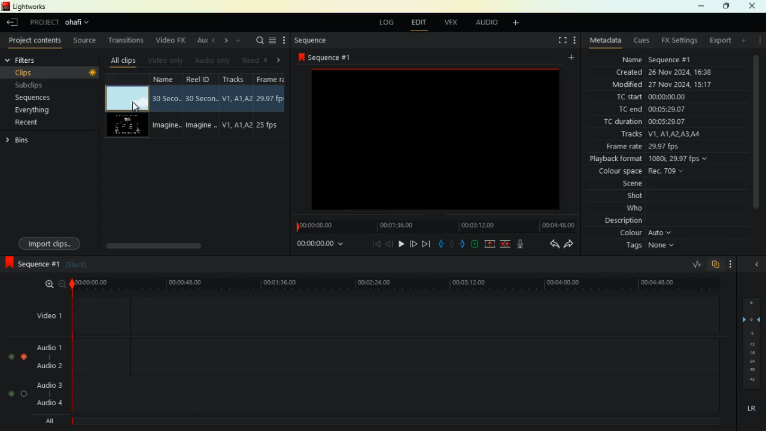 This screenshot has width=766, height=431. What do you see at coordinates (51, 402) in the screenshot?
I see `audio4` at bounding box center [51, 402].